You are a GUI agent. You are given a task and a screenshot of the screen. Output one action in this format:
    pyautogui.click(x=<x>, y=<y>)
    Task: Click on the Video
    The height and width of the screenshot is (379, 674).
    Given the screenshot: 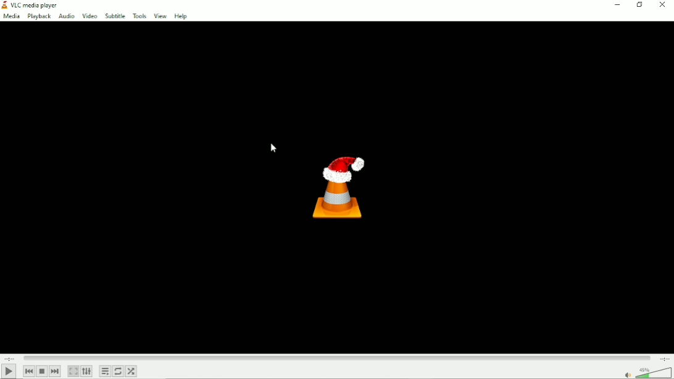 What is the action you would take?
    pyautogui.click(x=89, y=15)
    